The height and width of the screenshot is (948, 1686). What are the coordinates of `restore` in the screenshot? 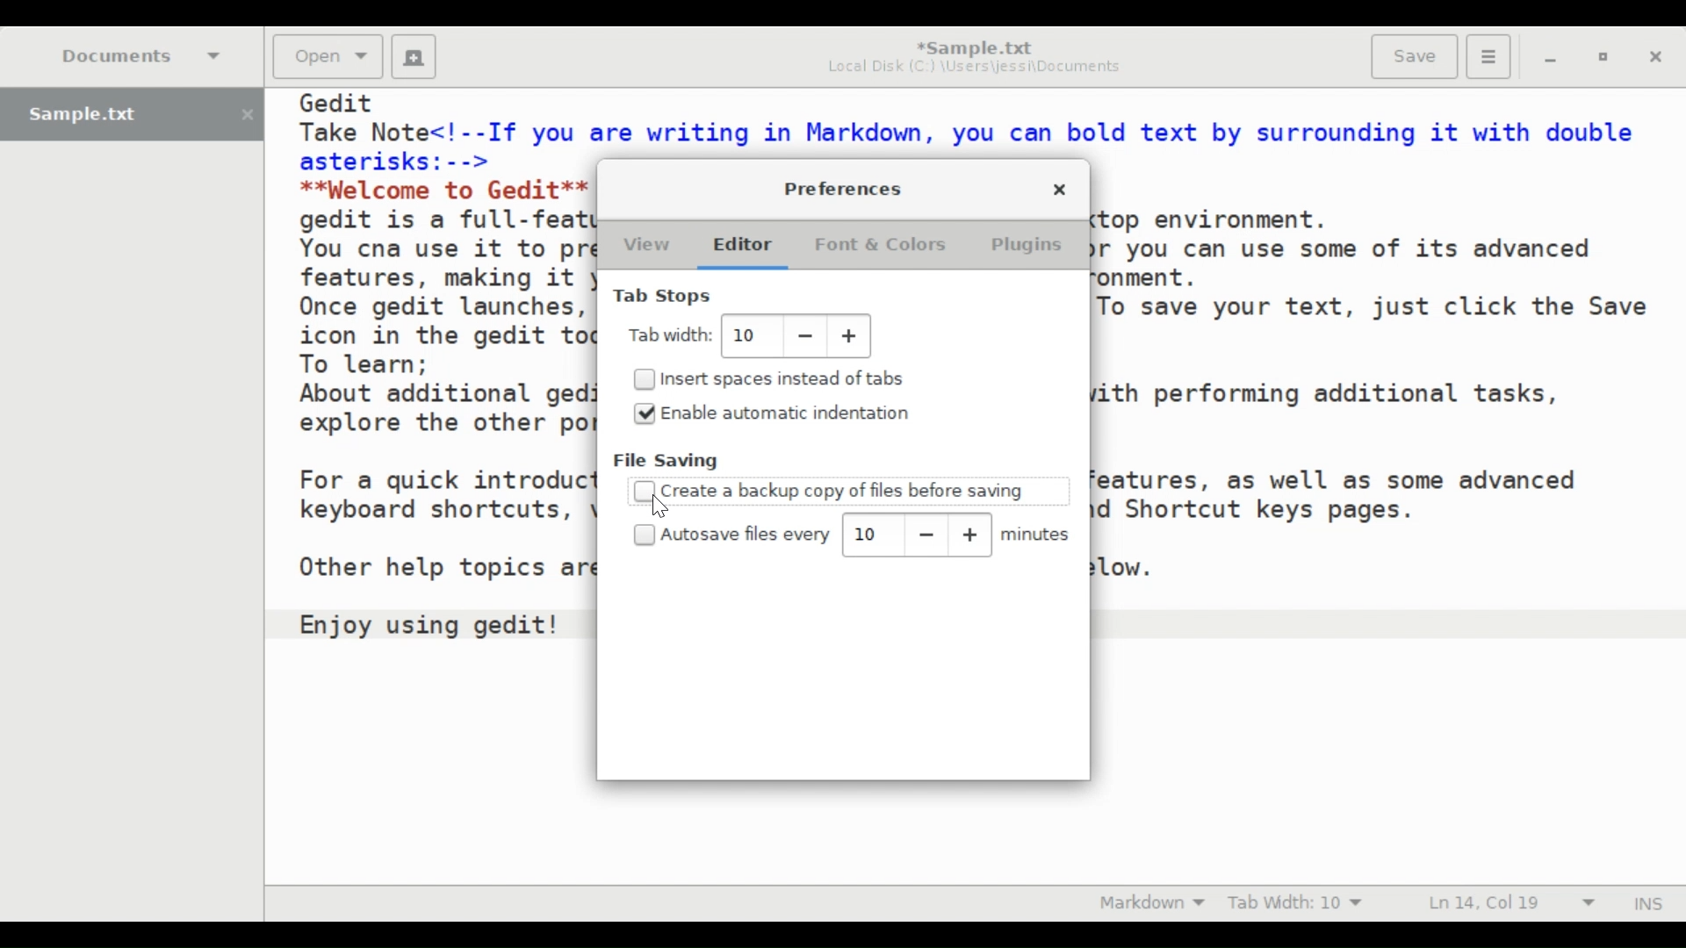 It's located at (1601, 58).